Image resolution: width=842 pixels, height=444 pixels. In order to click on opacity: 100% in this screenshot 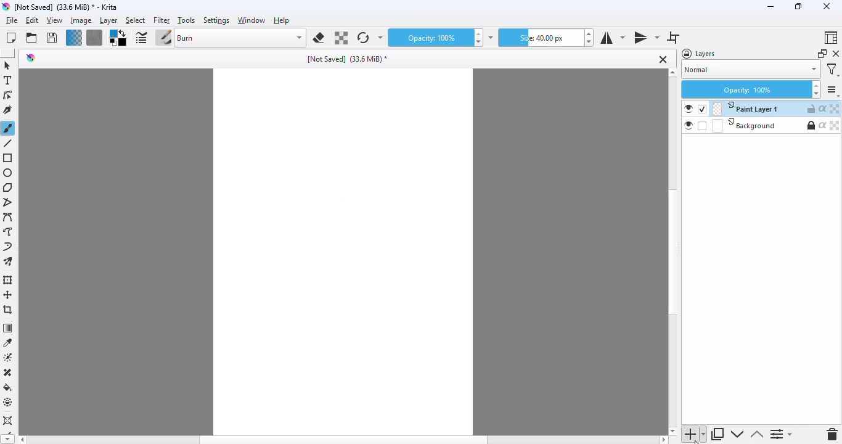, I will do `click(751, 89)`.